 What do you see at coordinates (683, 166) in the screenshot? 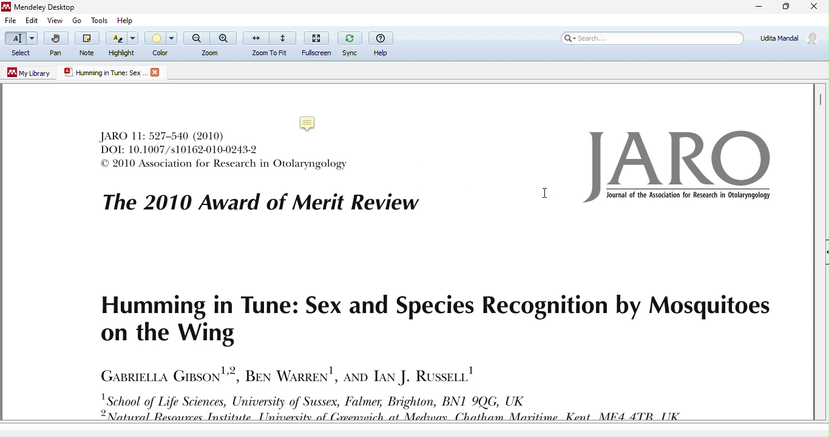
I see `logo` at bounding box center [683, 166].